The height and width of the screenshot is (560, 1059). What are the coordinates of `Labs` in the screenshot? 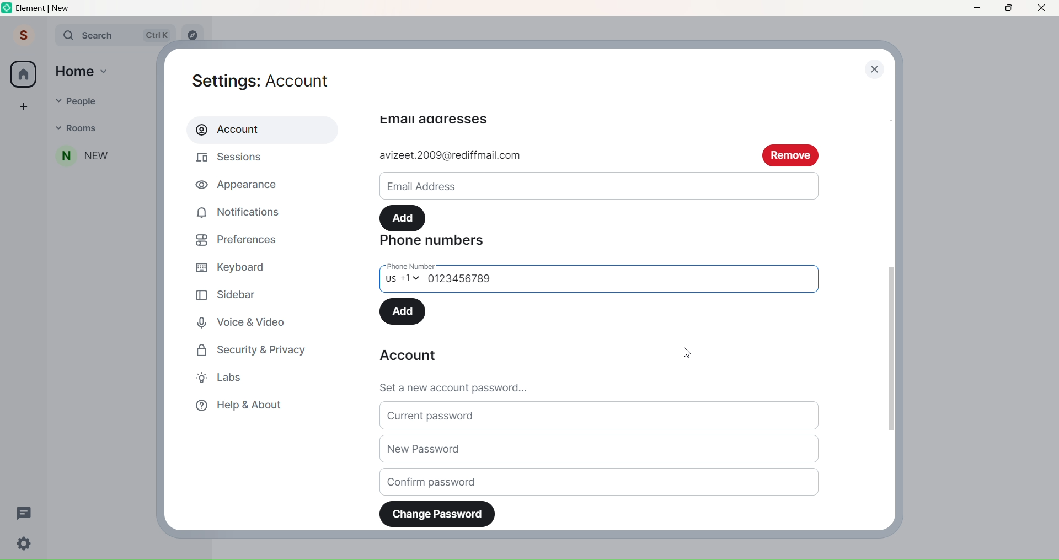 It's located at (228, 378).